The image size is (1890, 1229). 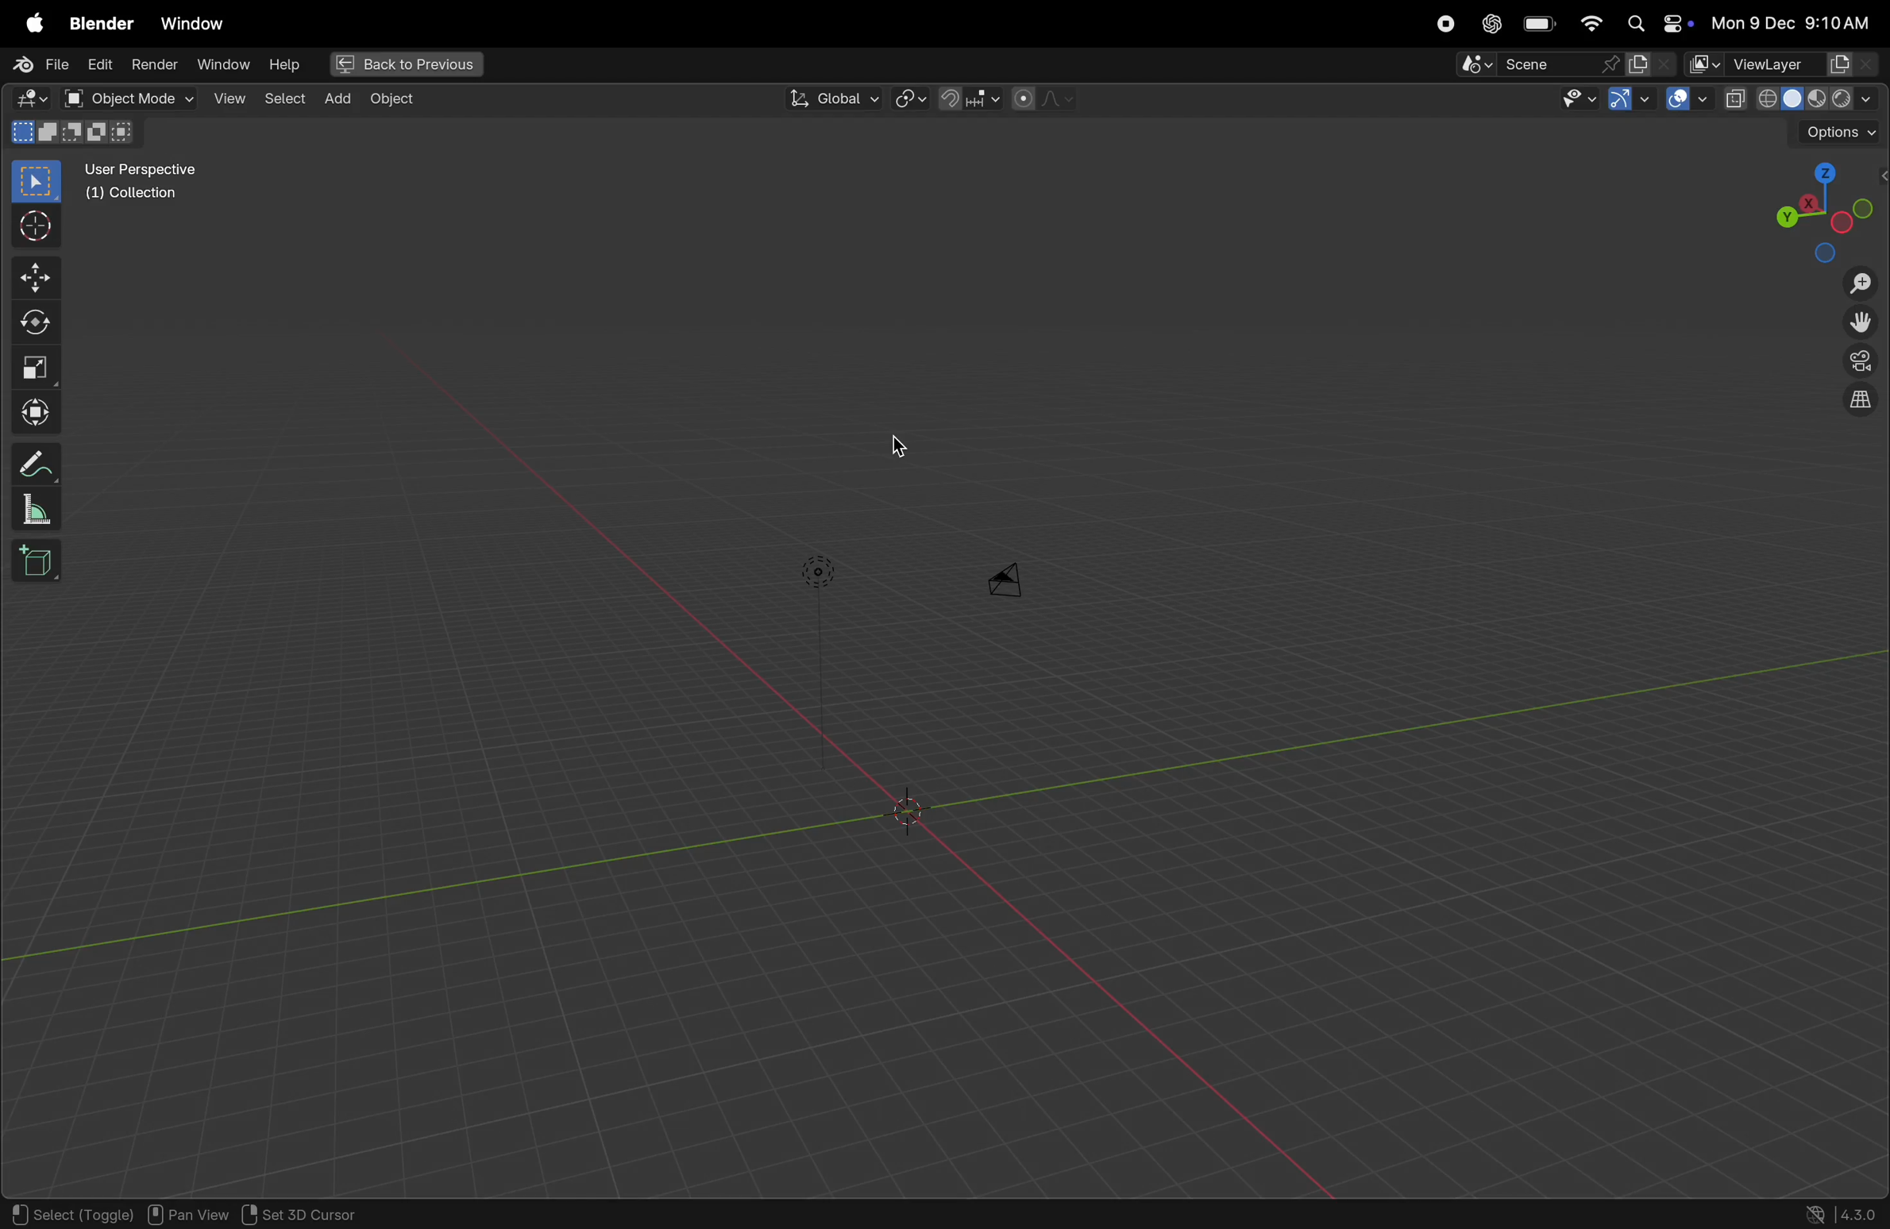 I want to click on back to previous, so click(x=403, y=66).